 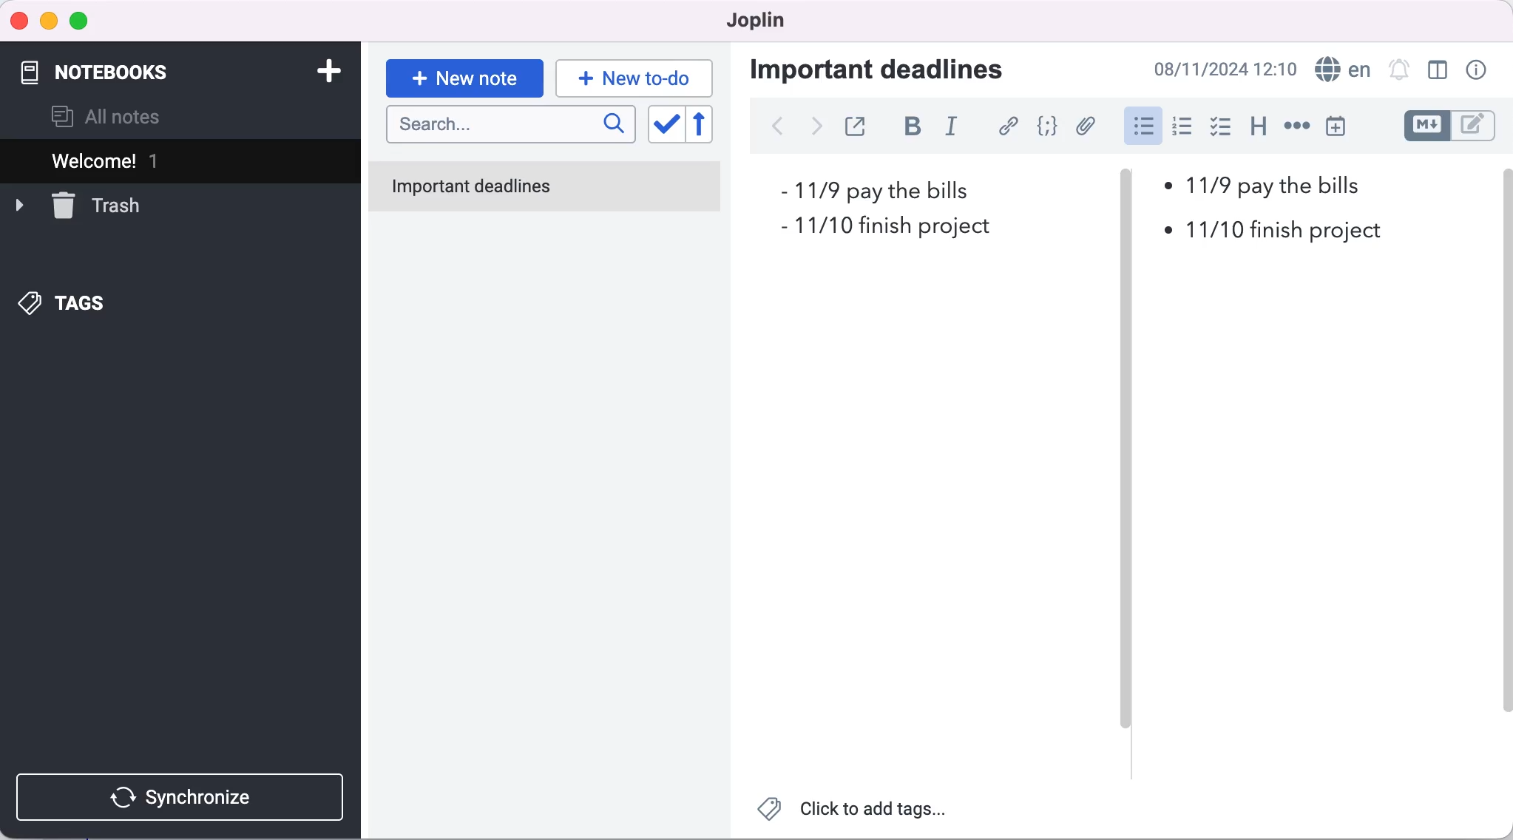 What do you see at coordinates (816, 126) in the screenshot?
I see `forward` at bounding box center [816, 126].